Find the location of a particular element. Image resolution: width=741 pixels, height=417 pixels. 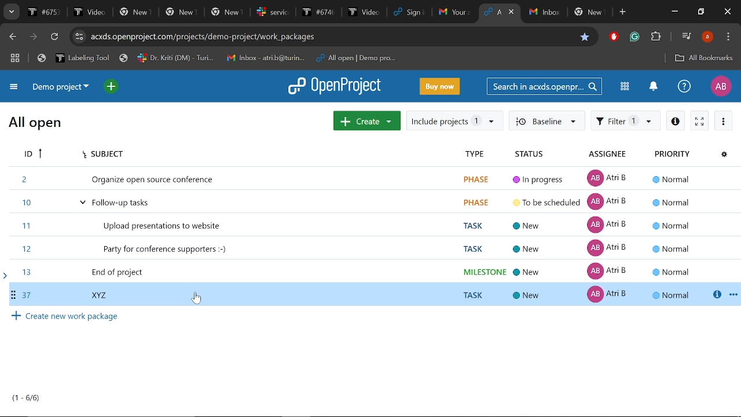

cursor is located at coordinates (200, 301).